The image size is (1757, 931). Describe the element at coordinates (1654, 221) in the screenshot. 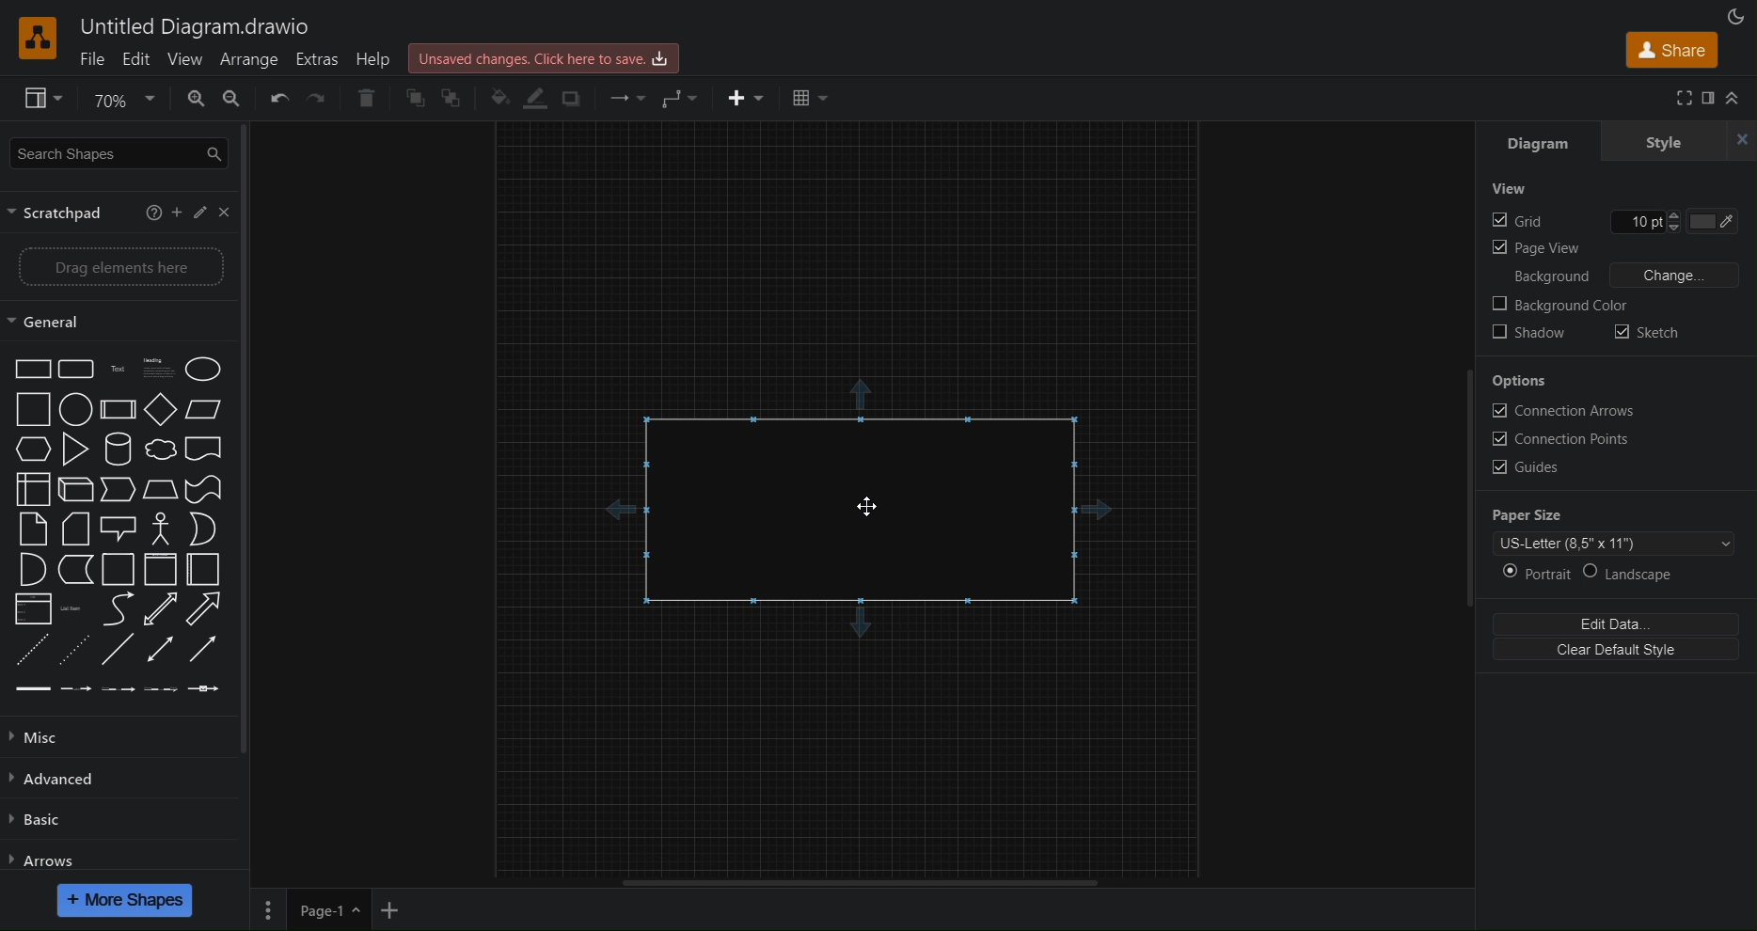

I see `Grid size` at that location.